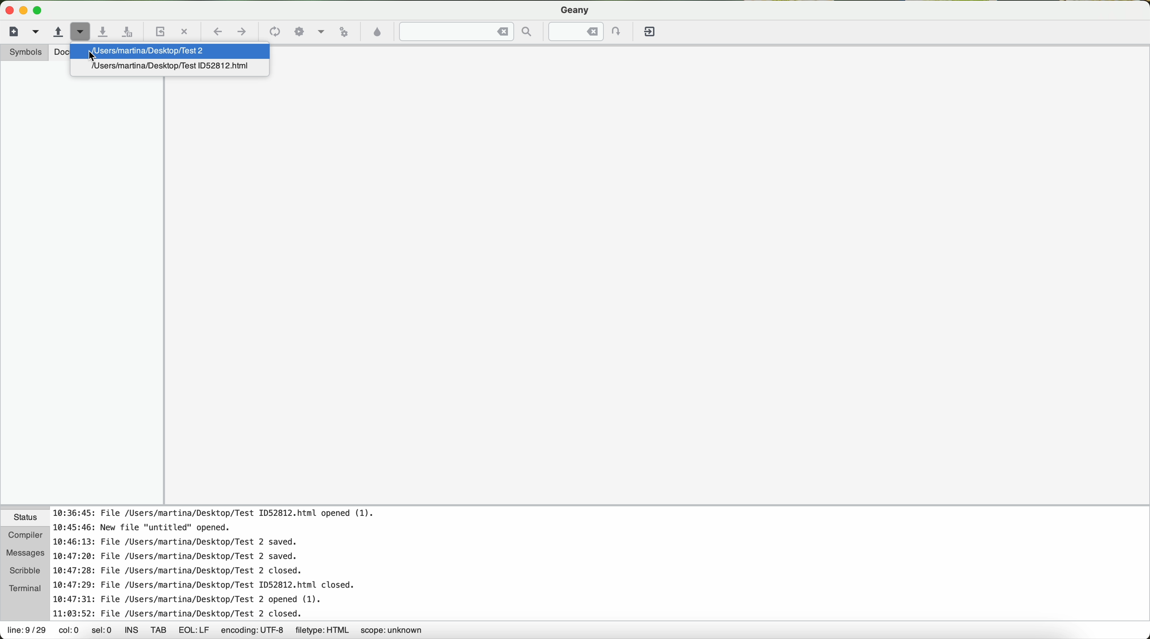  I want to click on find the entered text in the current file, so click(469, 31).